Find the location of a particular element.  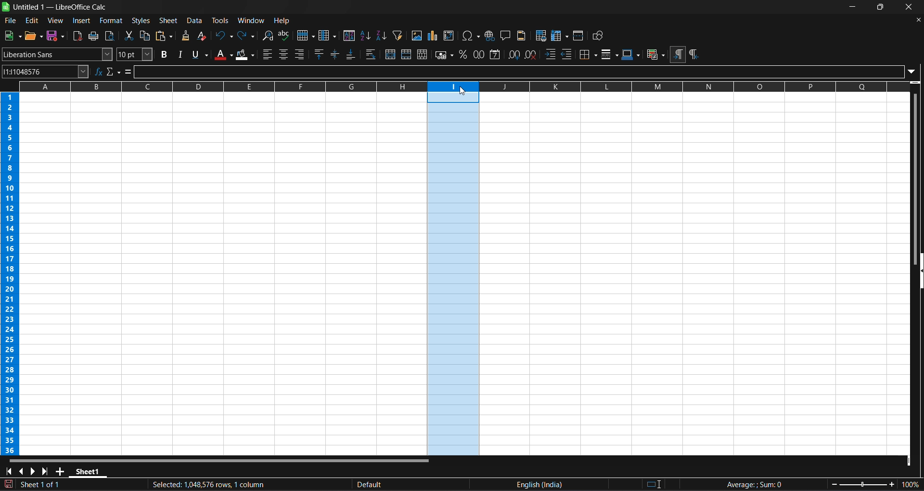

border color is located at coordinates (632, 53).